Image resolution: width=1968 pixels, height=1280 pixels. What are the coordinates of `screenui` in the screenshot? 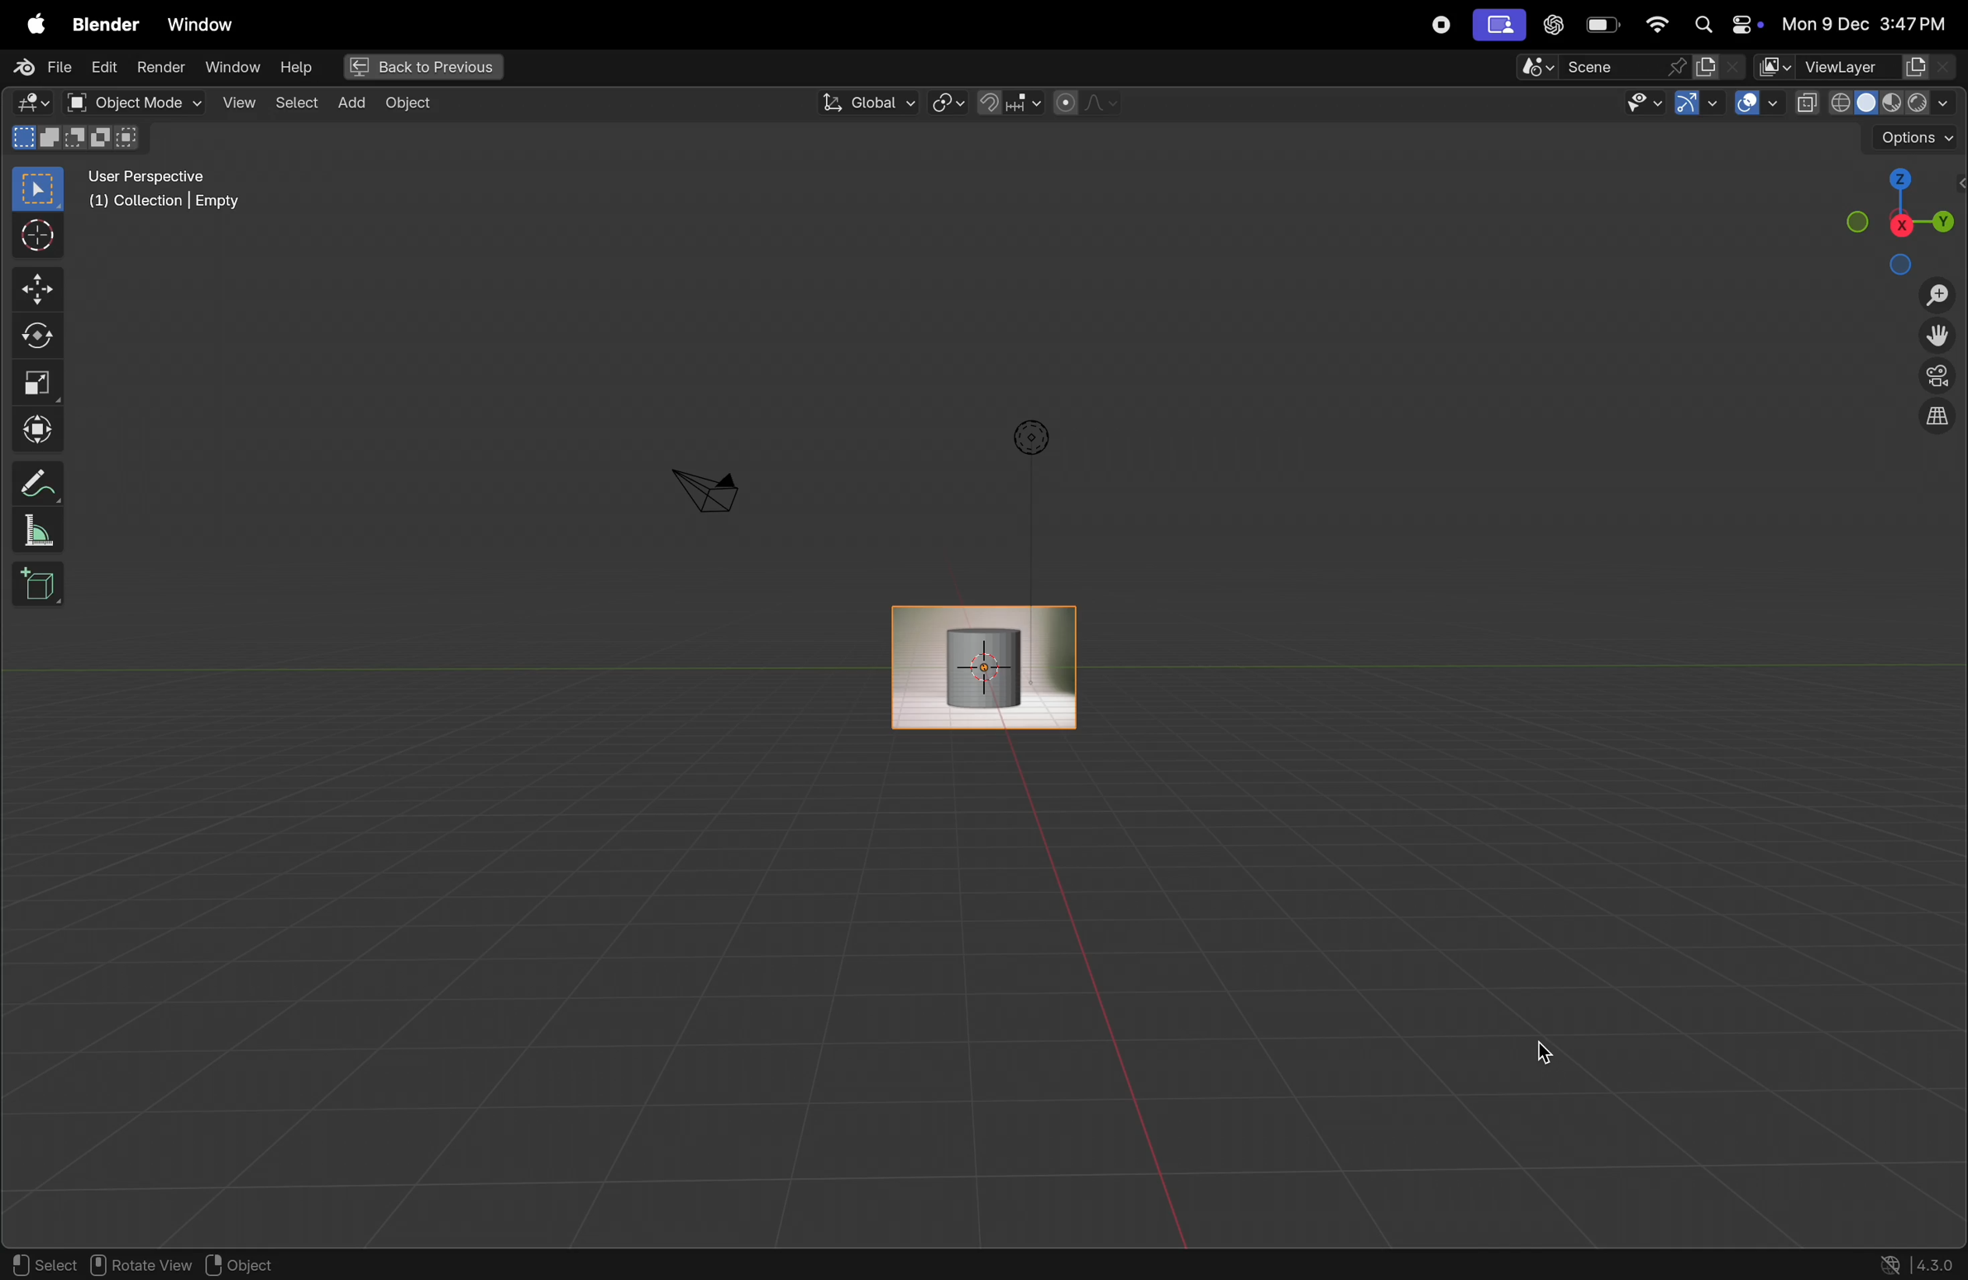 It's located at (1497, 24).